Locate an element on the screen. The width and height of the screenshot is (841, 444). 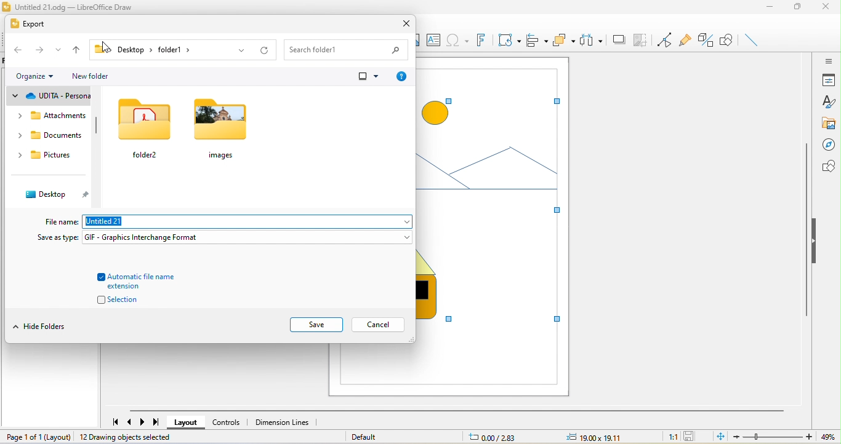
save is located at coordinates (316, 325).